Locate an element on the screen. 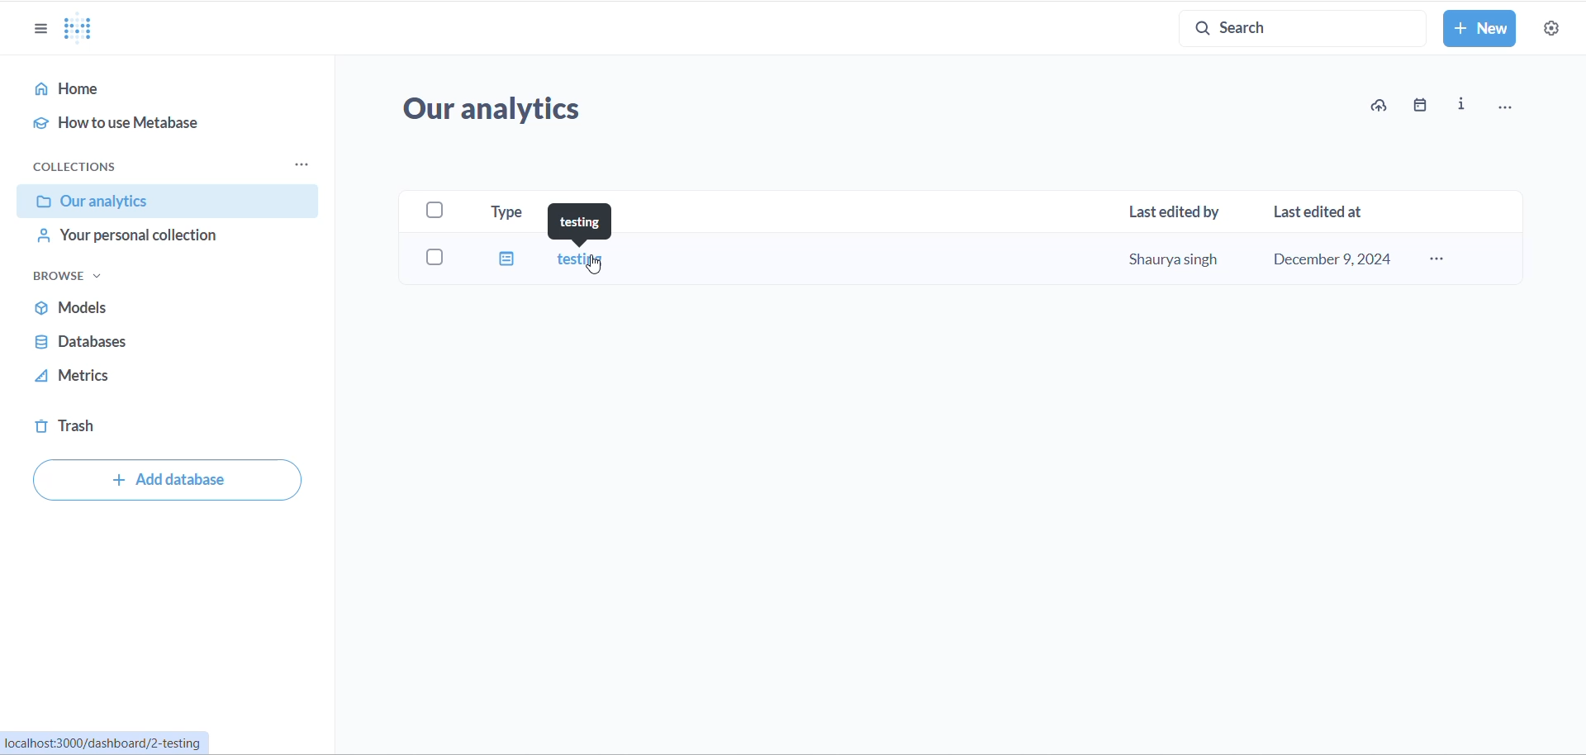 The height and width of the screenshot is (755, 1586). cursor is located at coordinates (596, 267).